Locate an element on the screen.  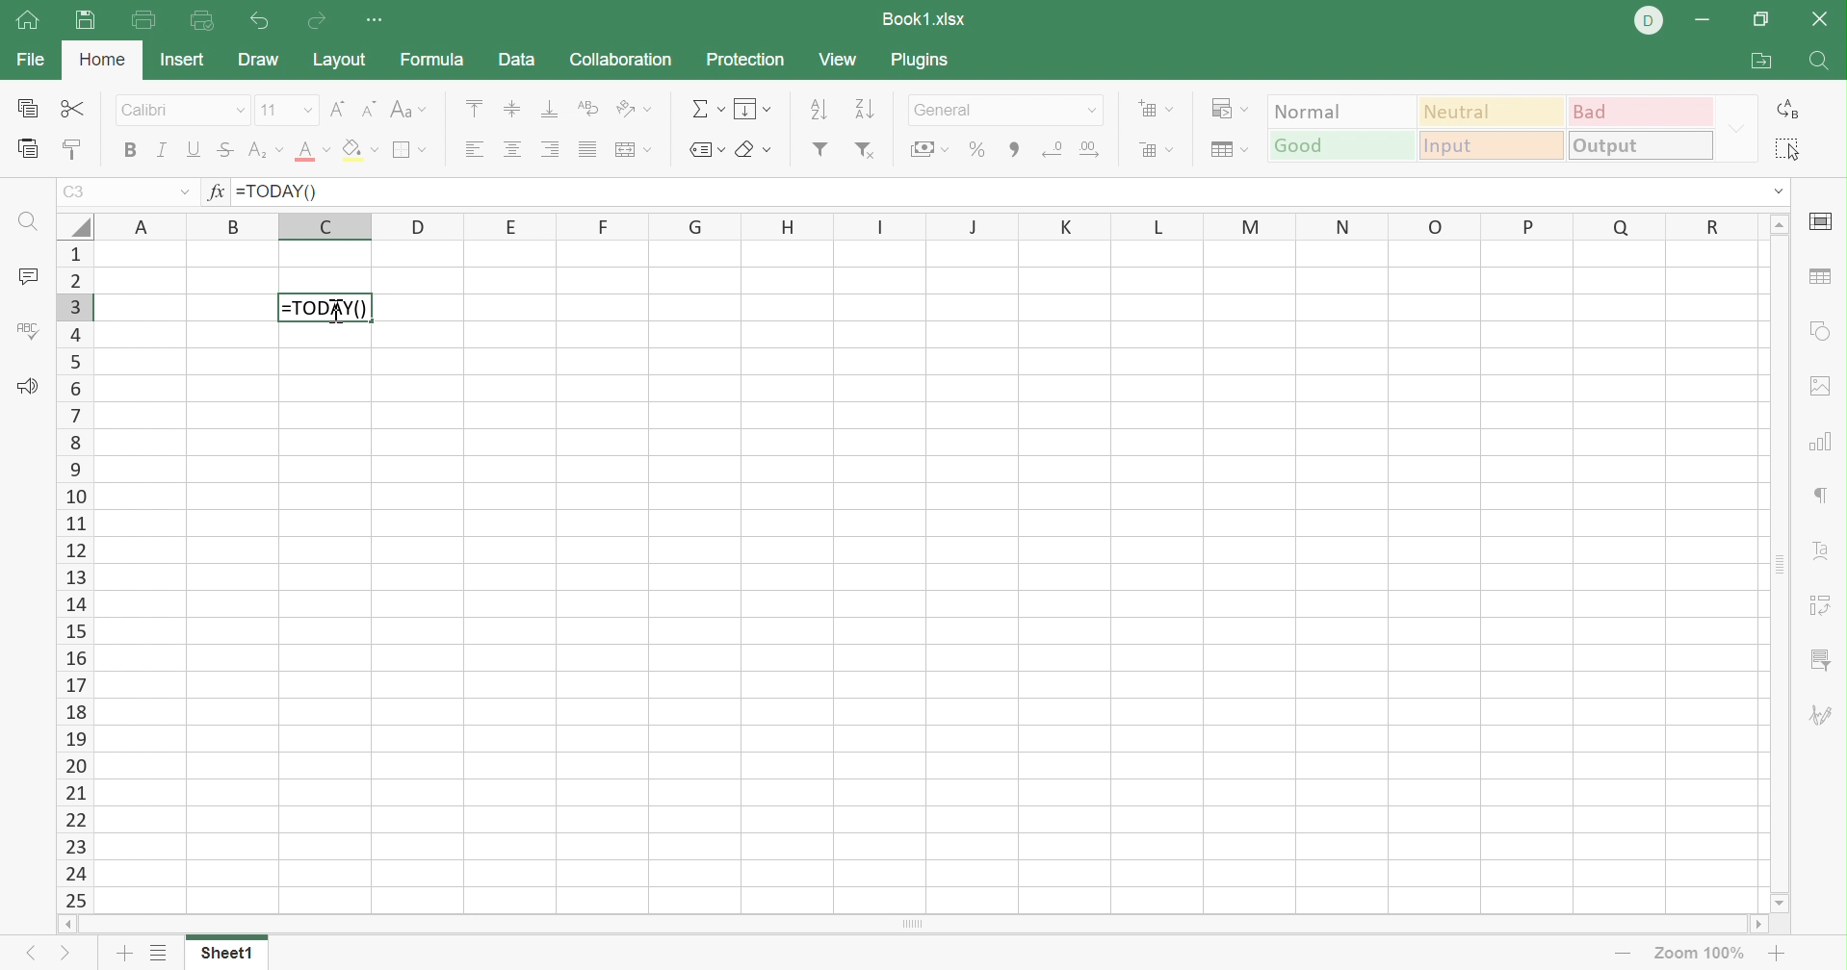
Align Left is located at coordinates (472, 150).